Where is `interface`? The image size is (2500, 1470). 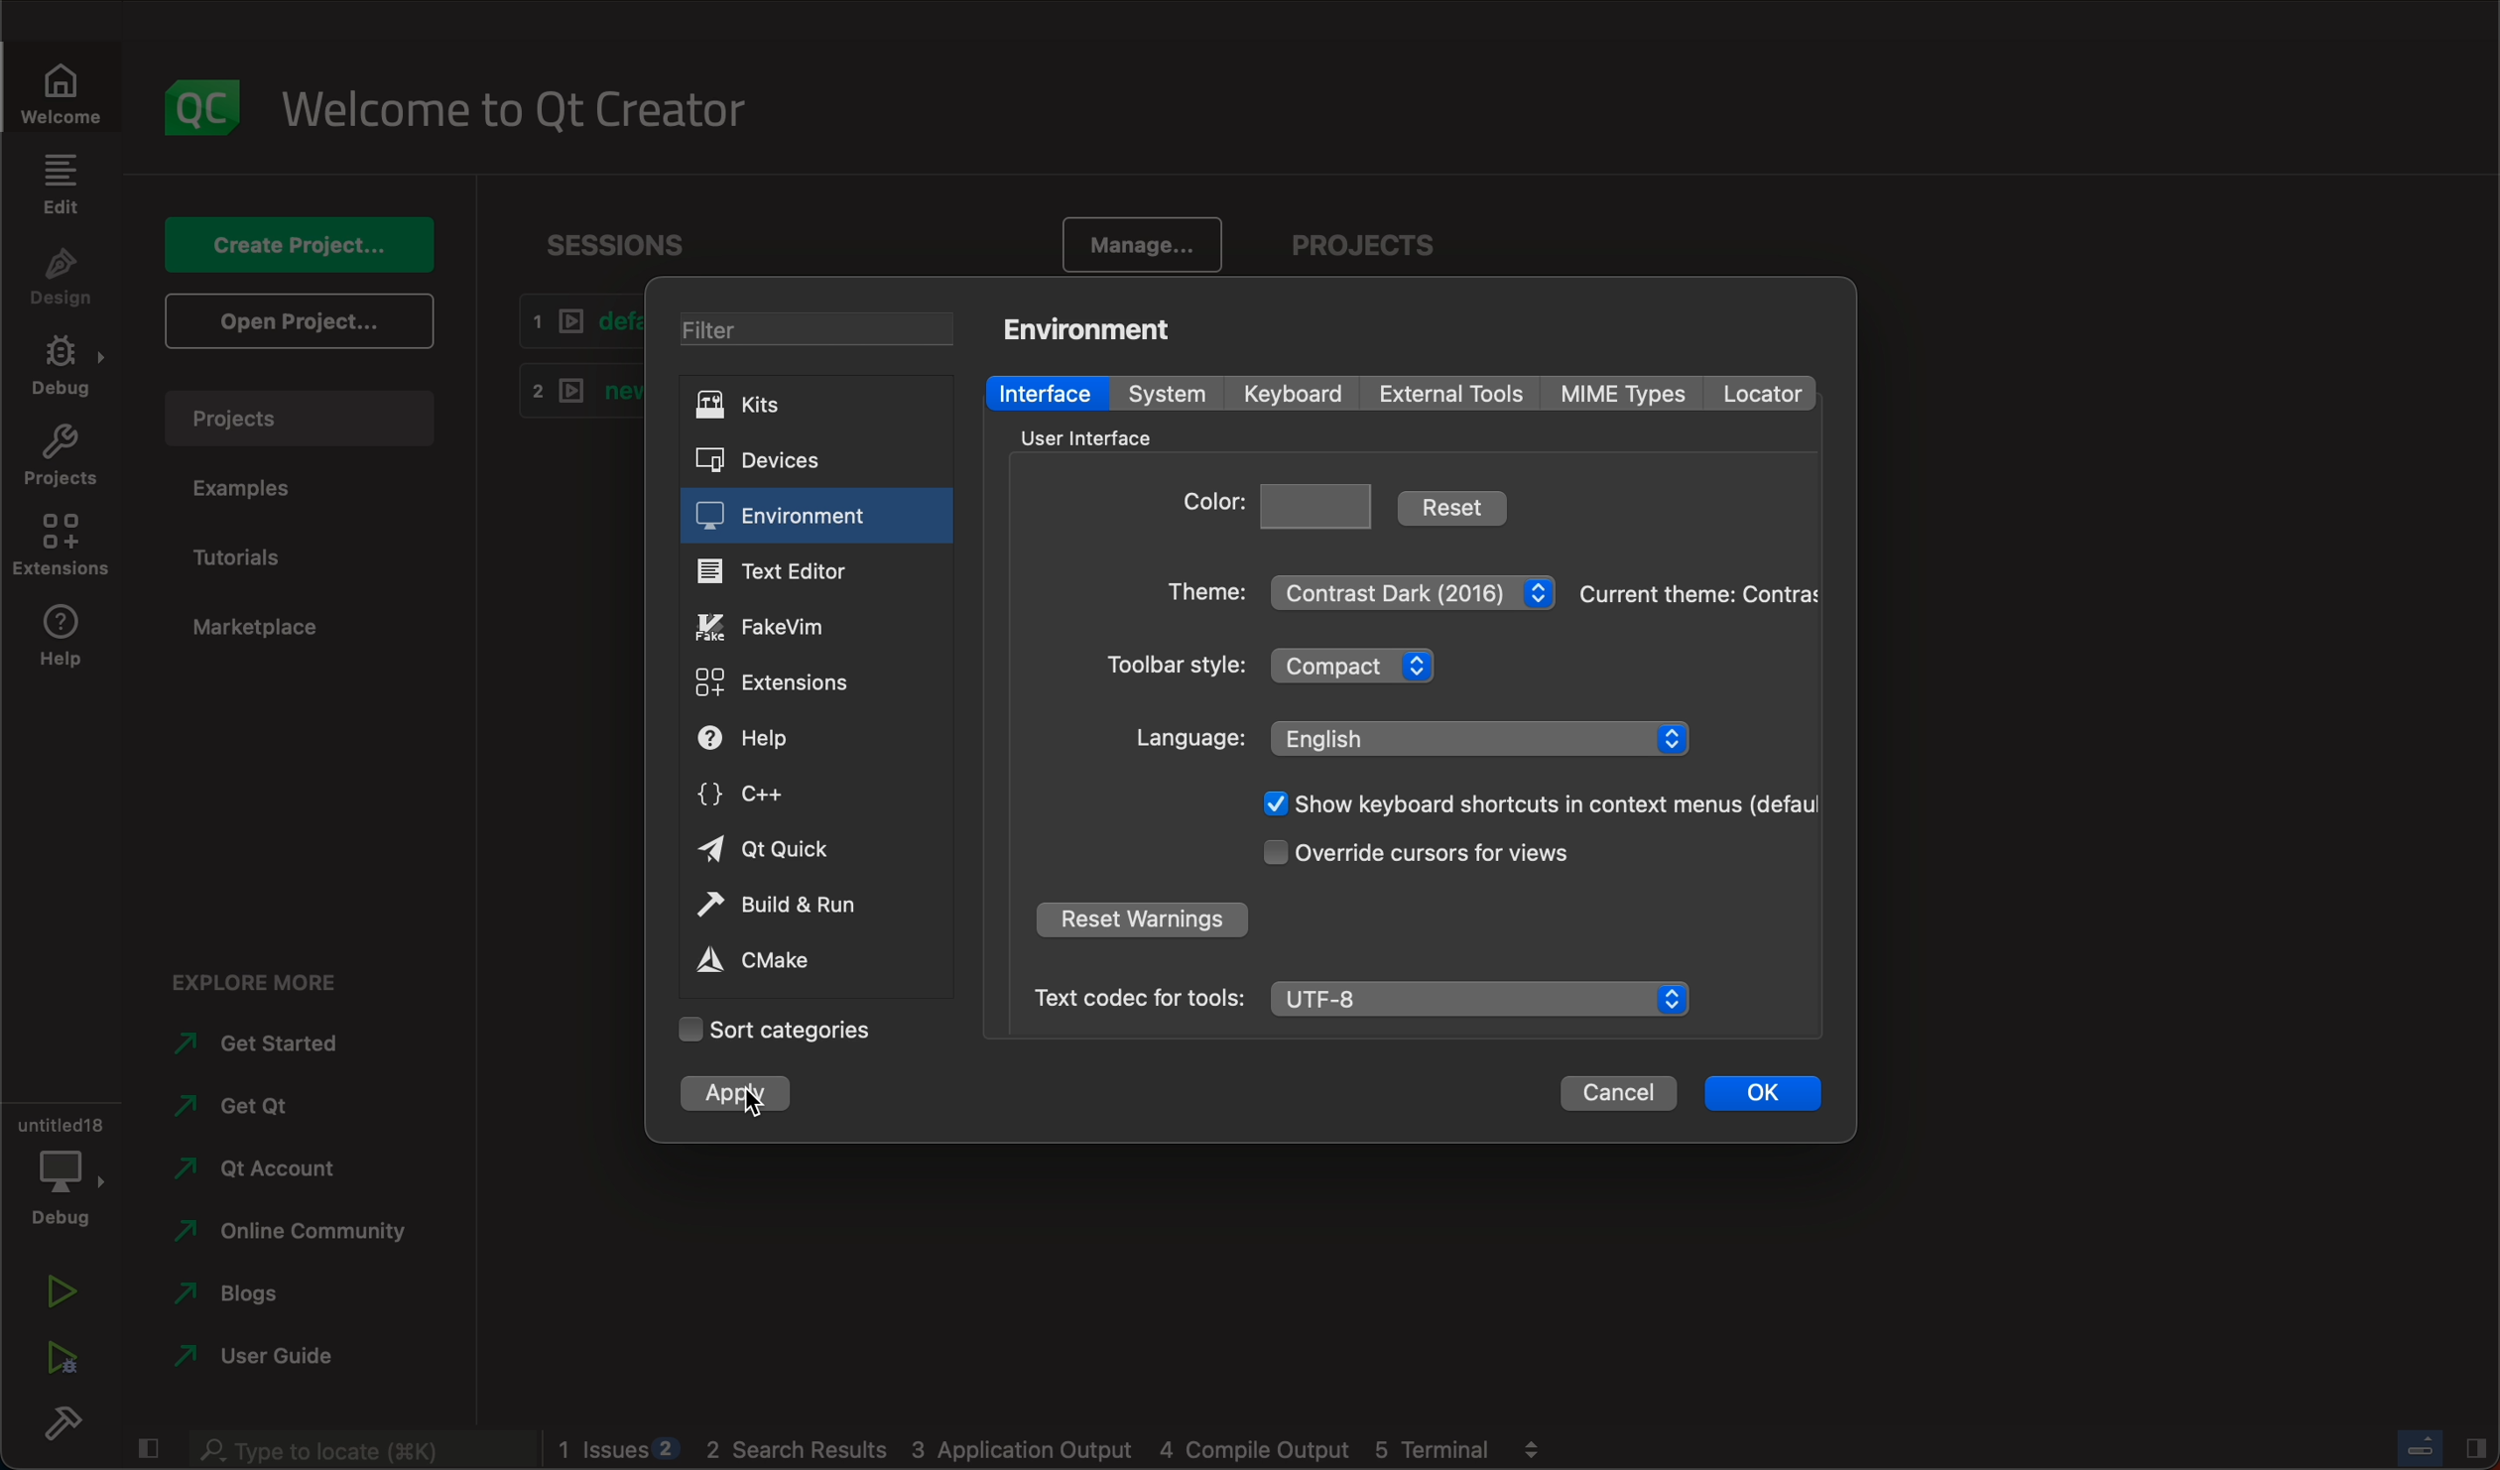 interface is located at coordinates (1045, 392).